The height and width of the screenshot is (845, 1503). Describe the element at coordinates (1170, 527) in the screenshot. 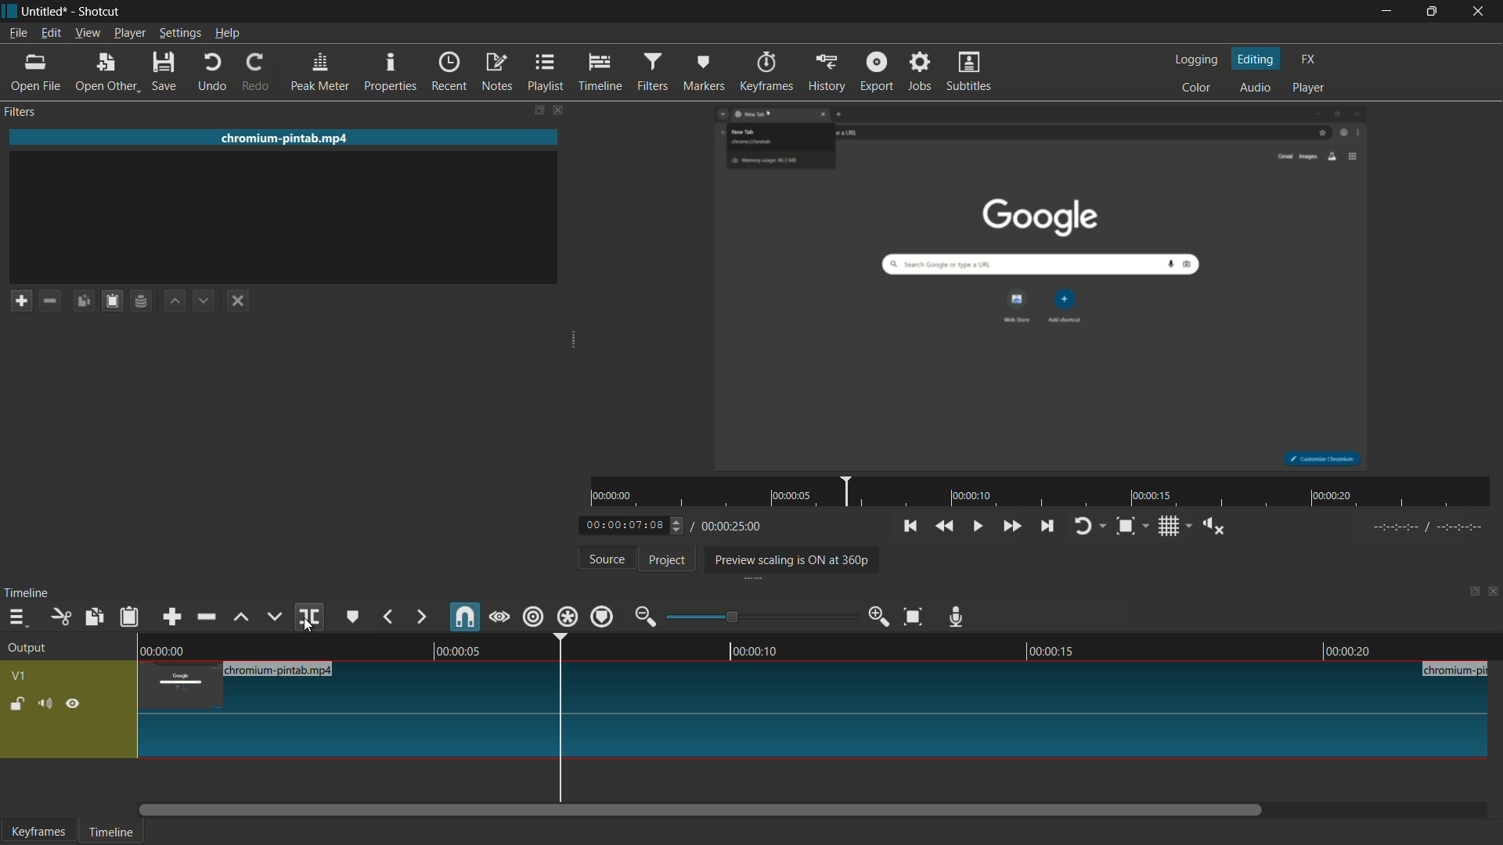

I see `toggle grid` at that location.